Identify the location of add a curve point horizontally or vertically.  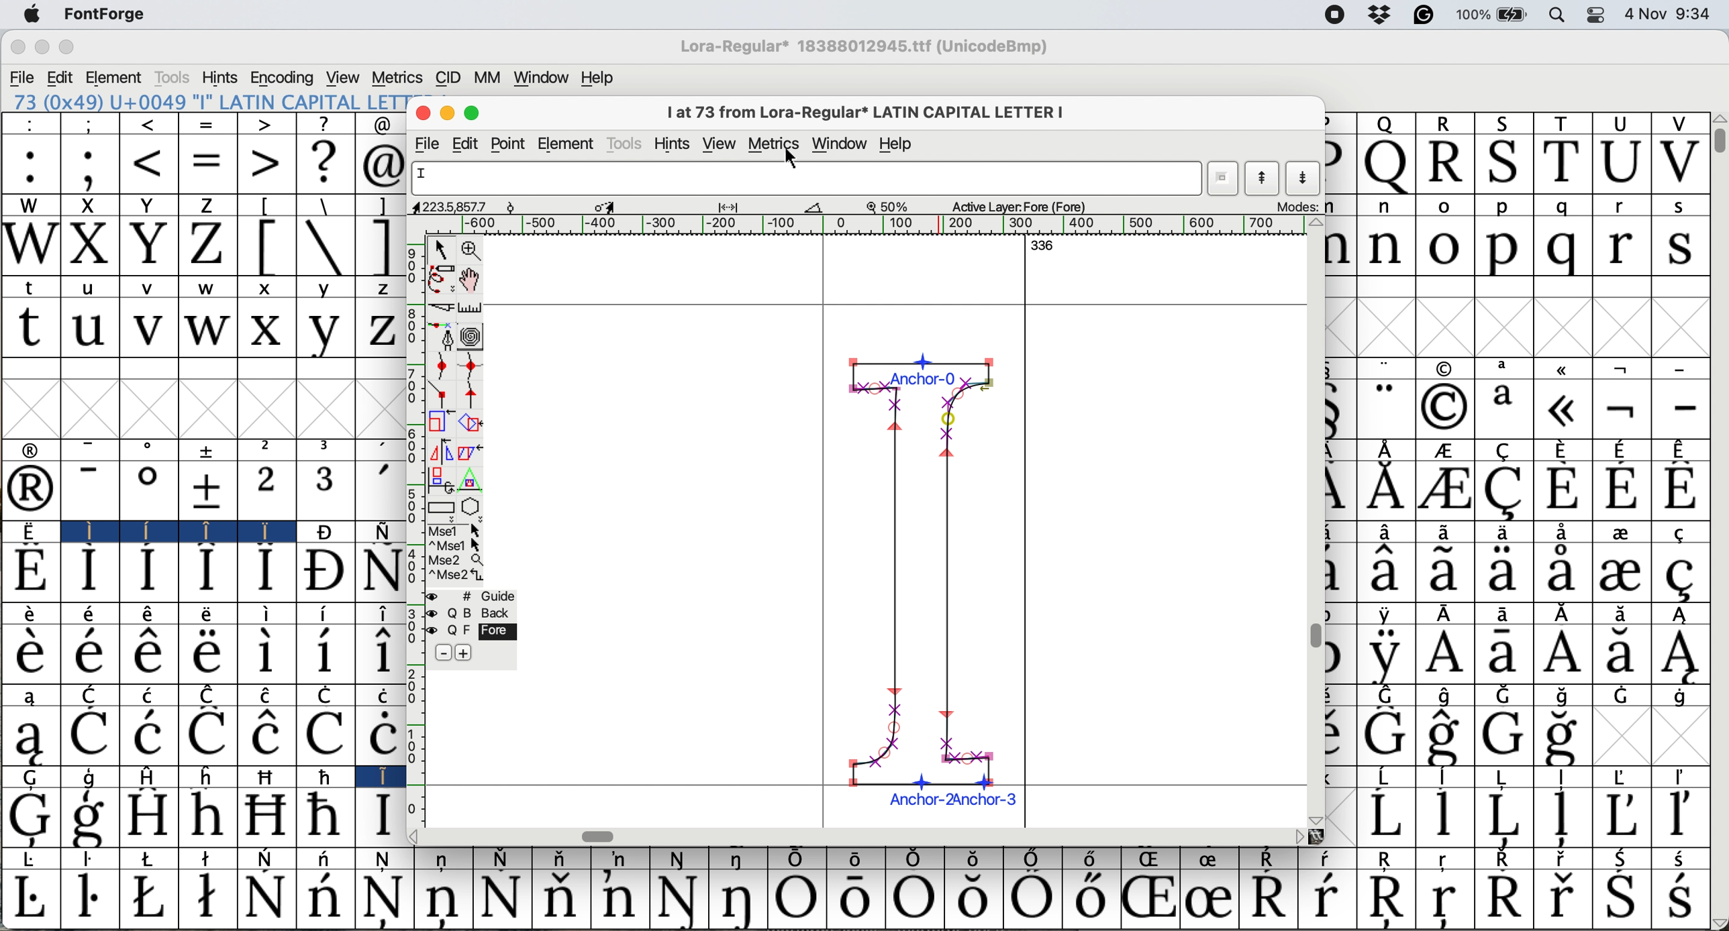
(470, 366).